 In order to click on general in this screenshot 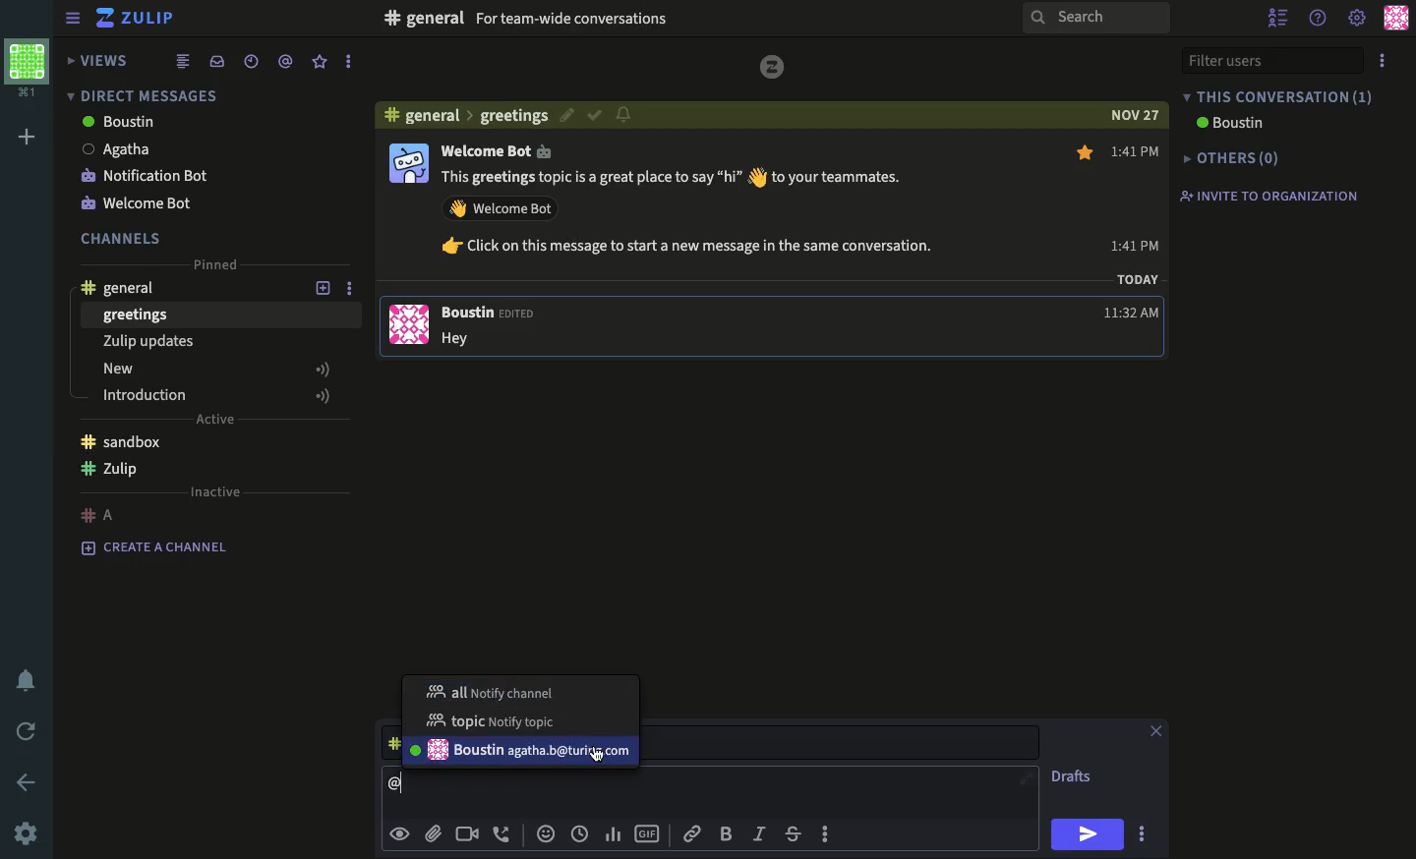, I will do `click(429, 117)`.